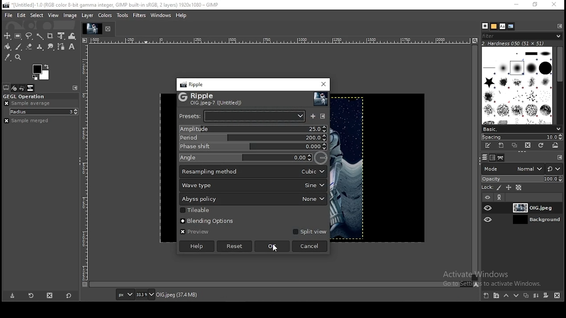 This screenshot has height=318, width=566. Describe the element at coordinates (497, 295) in the screenshot. I see `create a new layer group` at that location.